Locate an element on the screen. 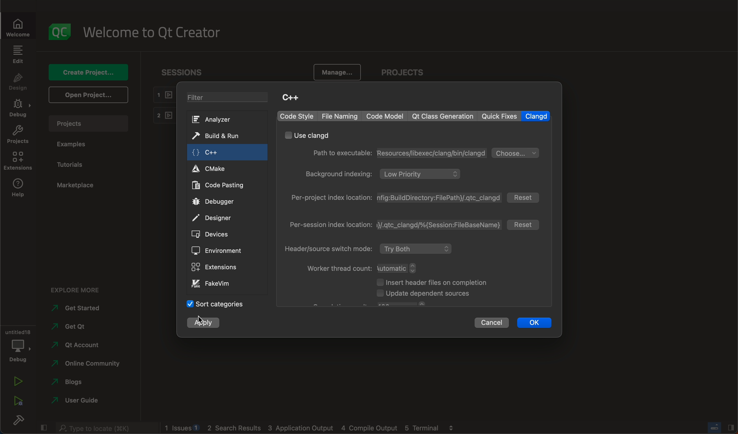 This screenshot has height=434, width=738. environment is located at coordinates (221, 152).